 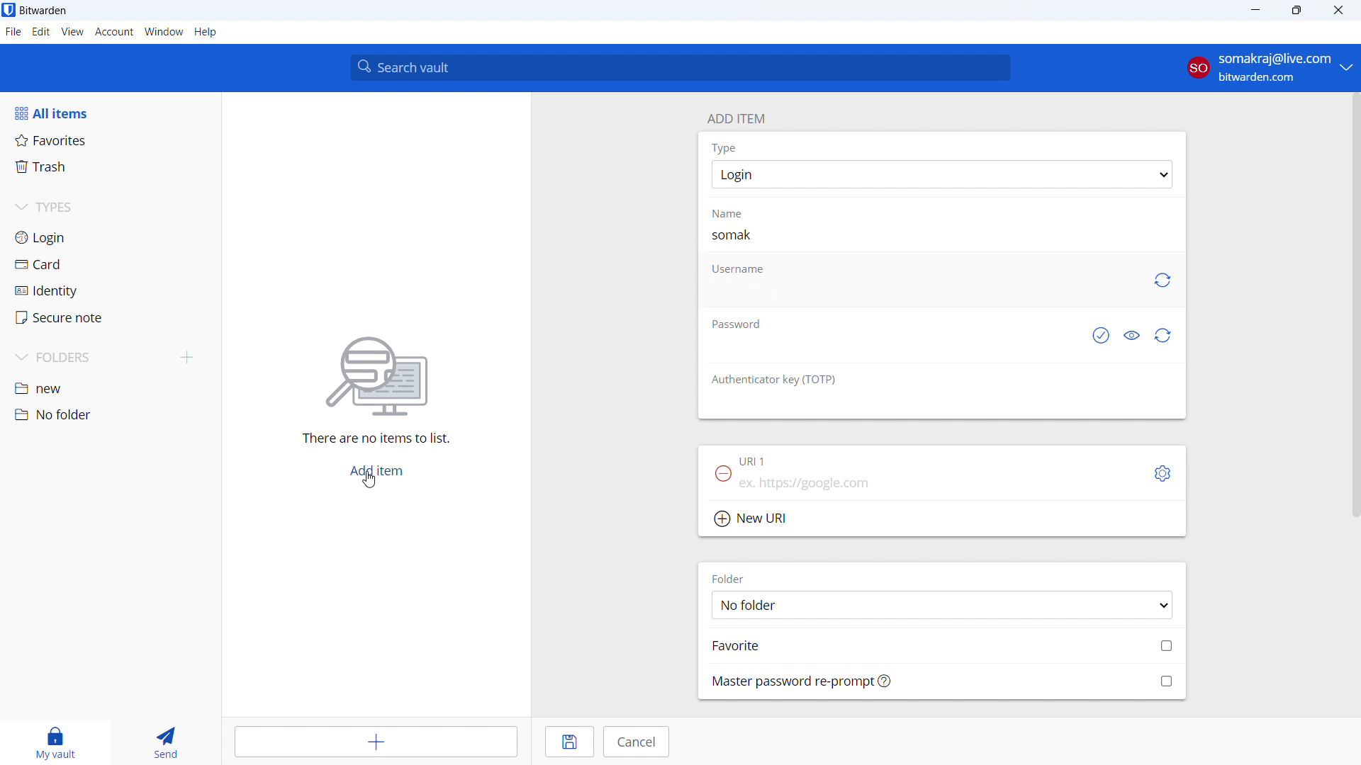 What do you see at coordinates (724, 147) in the screenshot?
I see `Type` at bounding box center [724, 147].